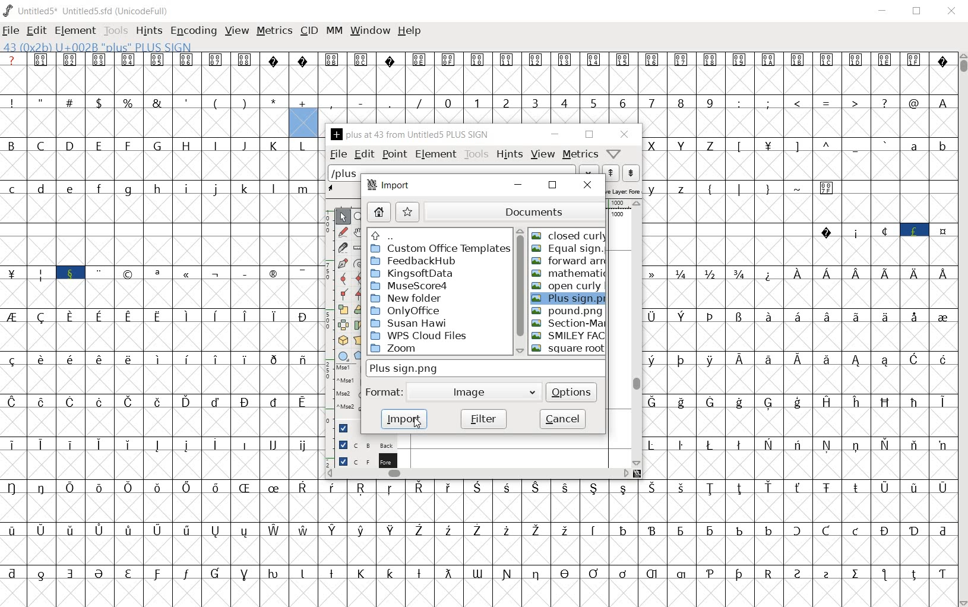  Describe the element at coordinates (363, 155) in the screenshot. I see `edit` at that location.